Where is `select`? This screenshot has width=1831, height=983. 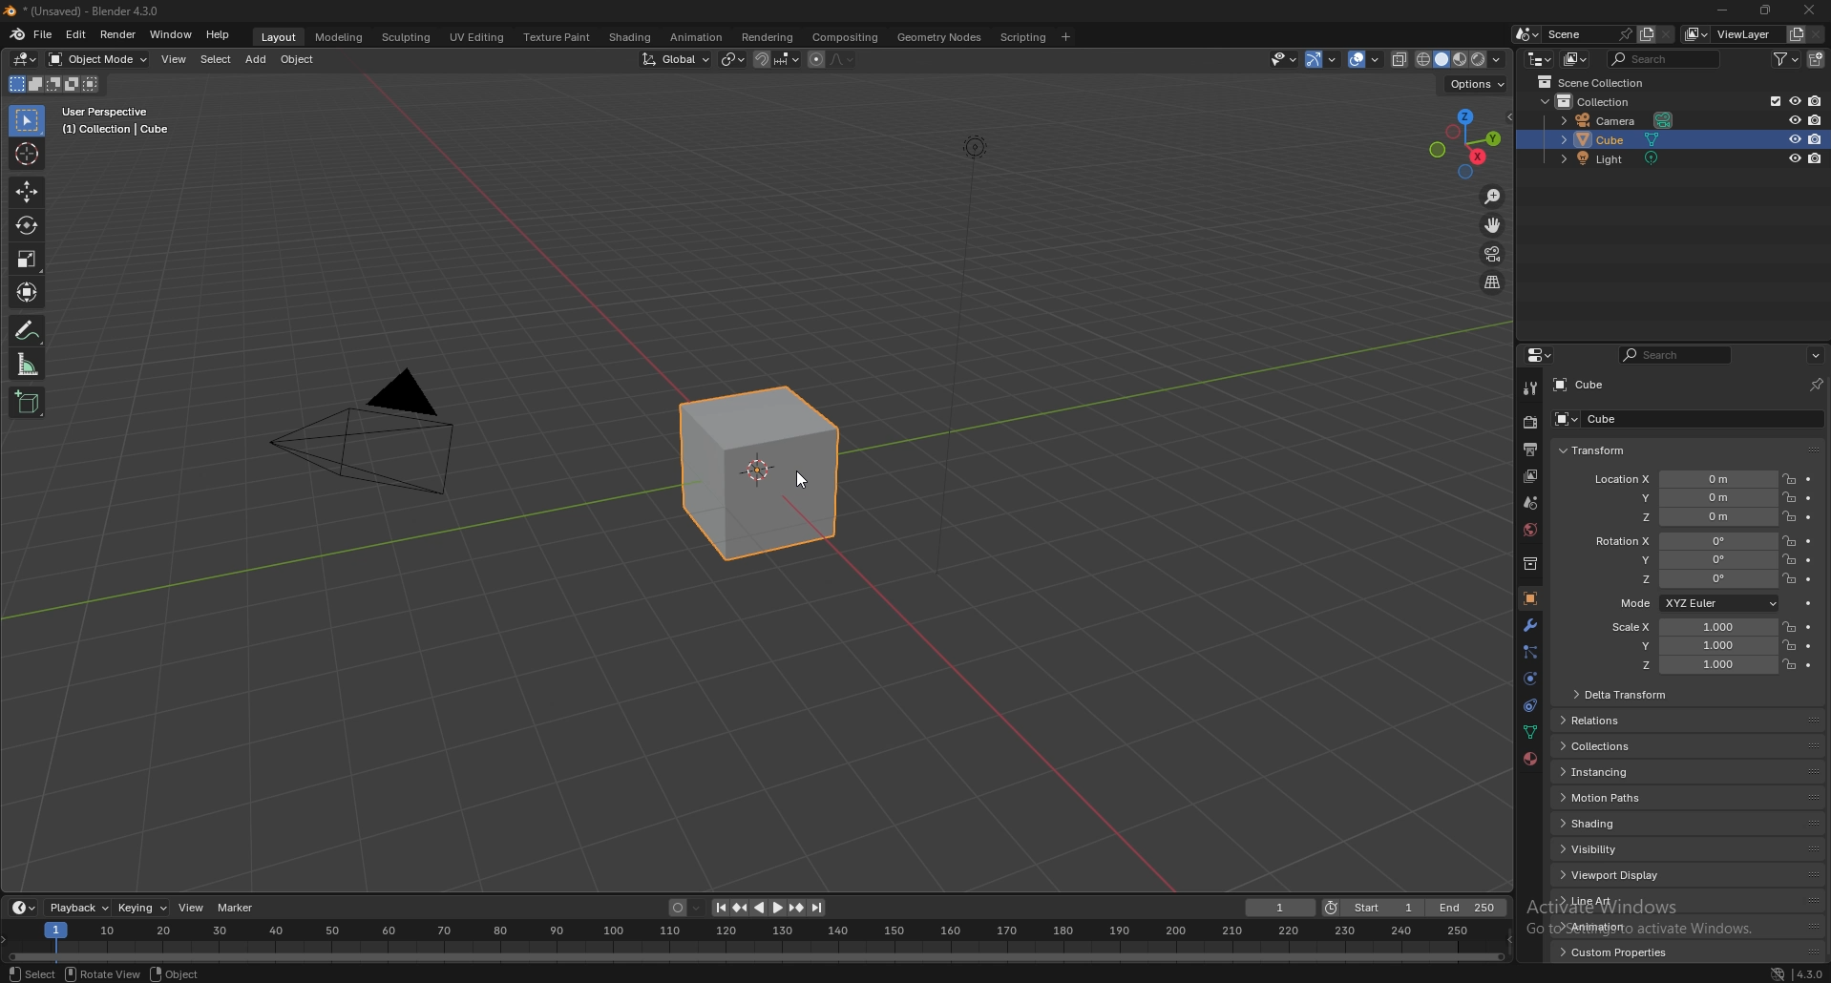 select is located at coordinates (31, 121).